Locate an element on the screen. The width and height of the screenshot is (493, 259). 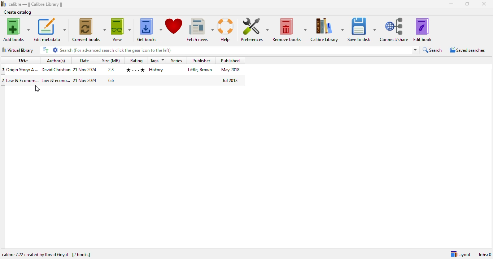
[2 books] is located at coordinates (81, 255).